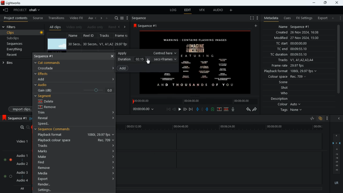 The image size is (343, 193). What do you see at coordinates (141, 18) in the screenshot?
I see `sequence` at bounding box center [141, 18].